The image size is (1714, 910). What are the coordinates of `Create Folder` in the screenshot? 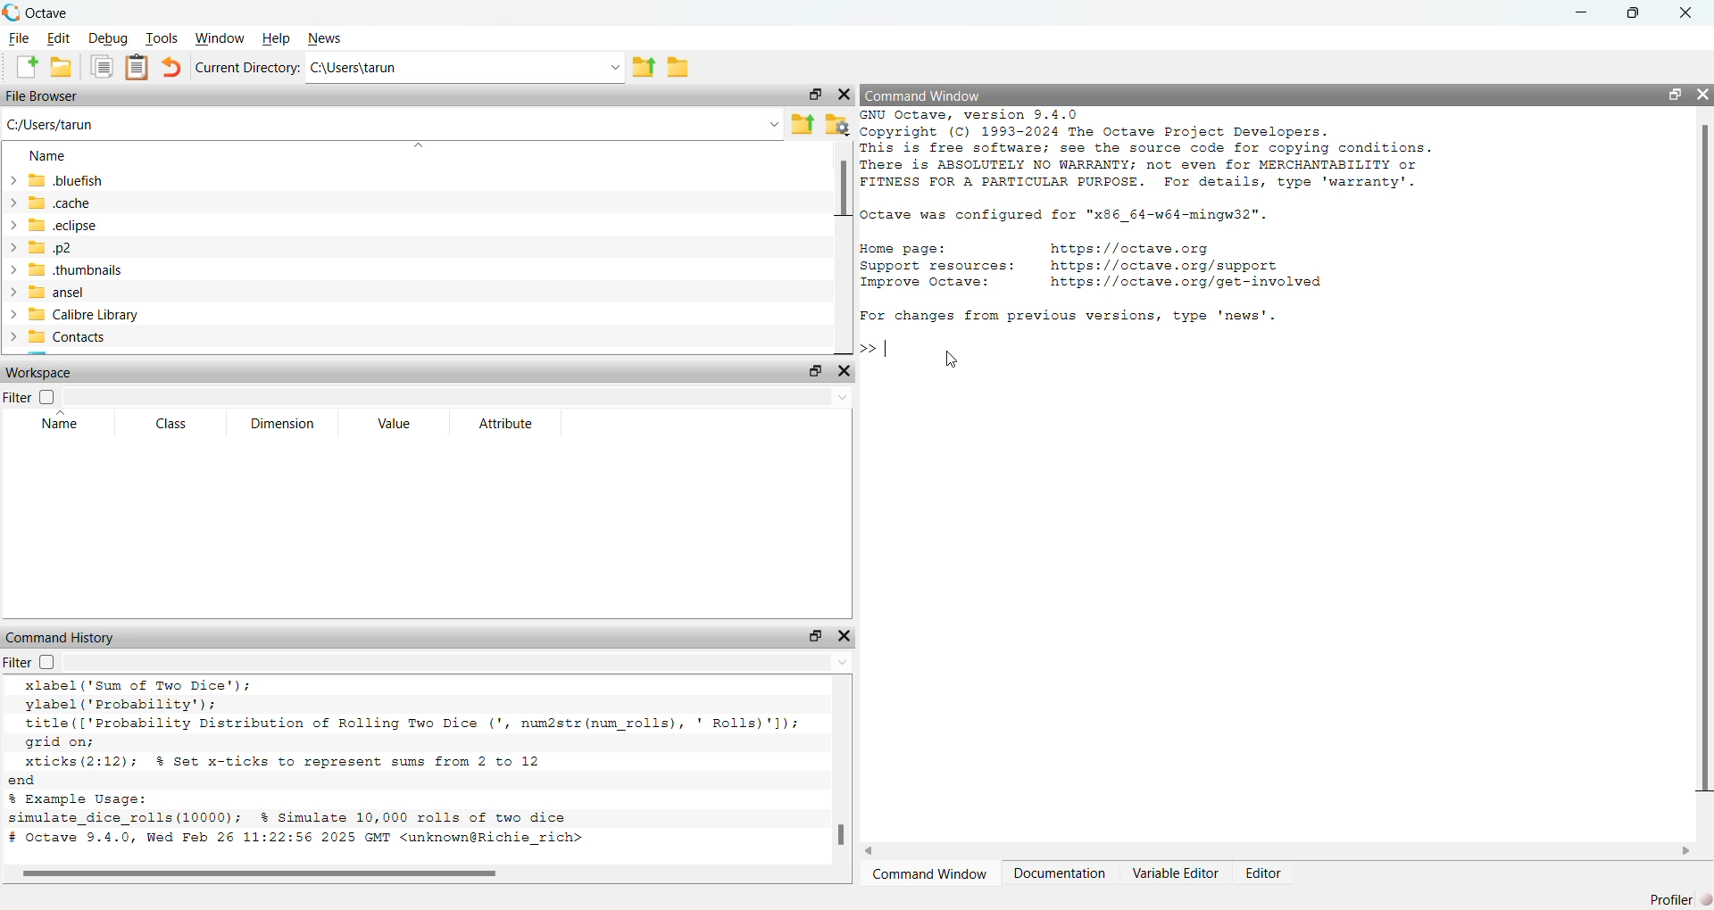 It's located at (62, 69).